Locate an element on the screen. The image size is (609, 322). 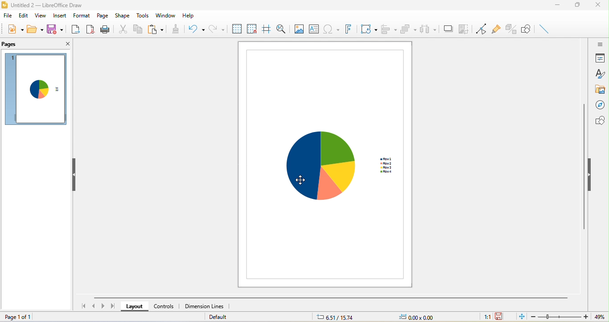
toggle point edit mode is located at coordinates (481, 29).